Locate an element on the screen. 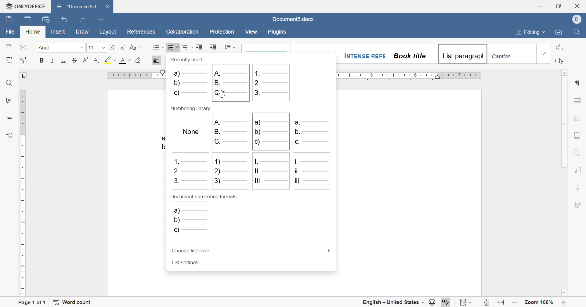 The width and height of the screenshot is (586, 307). close is located at coordinates (108, 6).